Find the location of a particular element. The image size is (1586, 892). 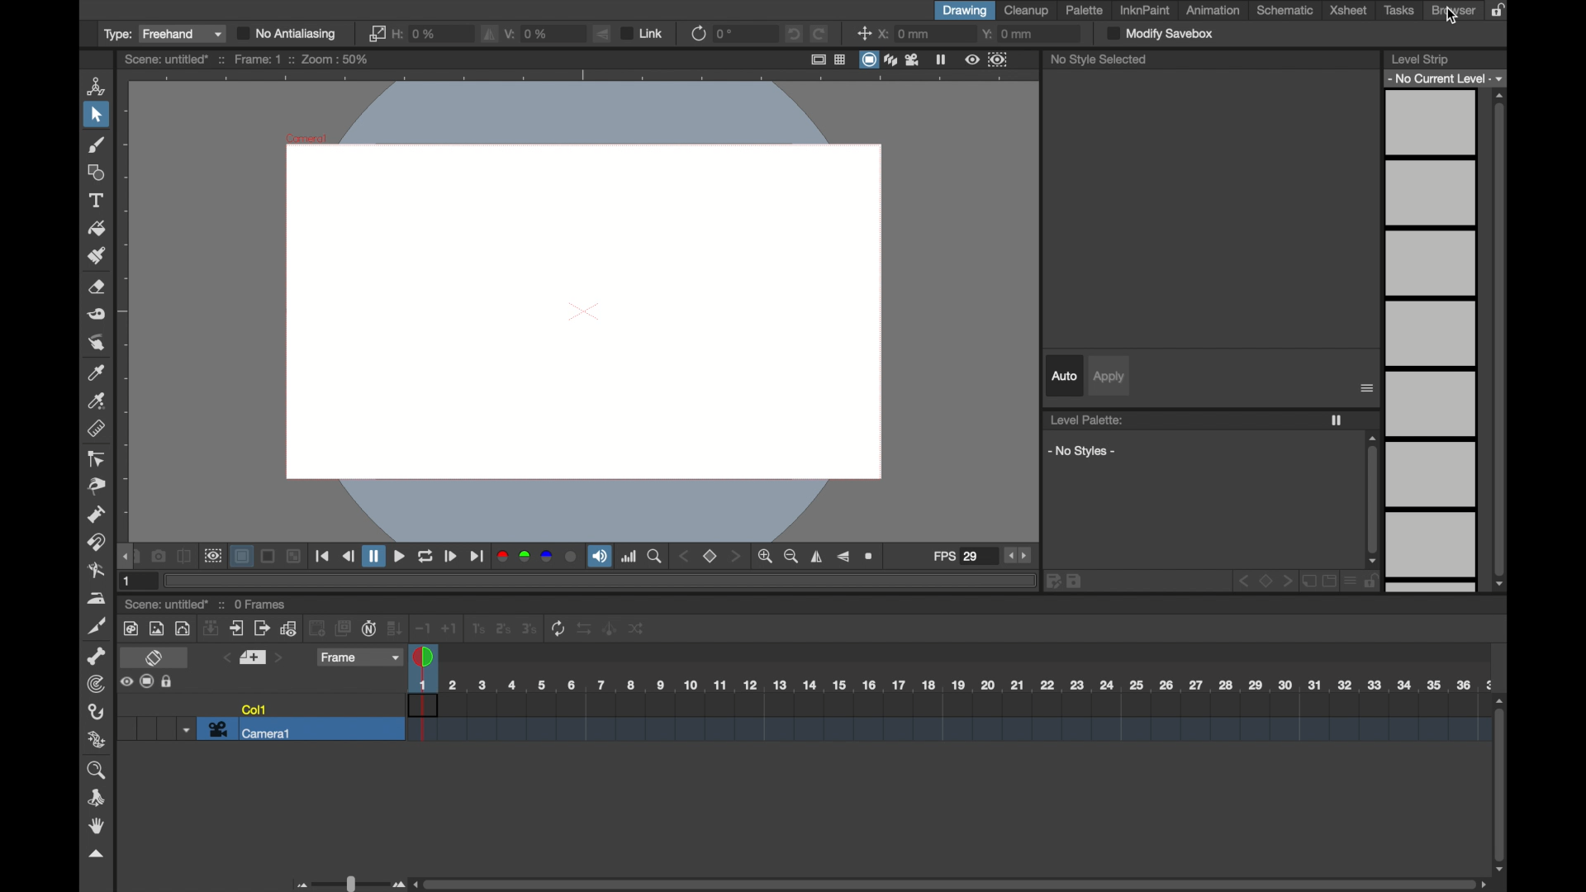

flip vertically is located at coordinates (602, 33).